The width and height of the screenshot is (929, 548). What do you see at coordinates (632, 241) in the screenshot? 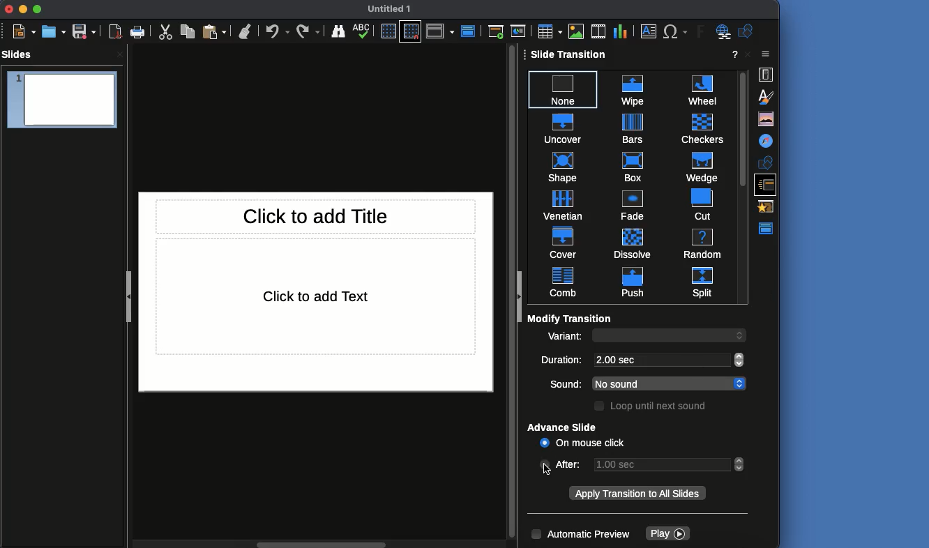
I see `dissolve` at bounding box center [632, 241].